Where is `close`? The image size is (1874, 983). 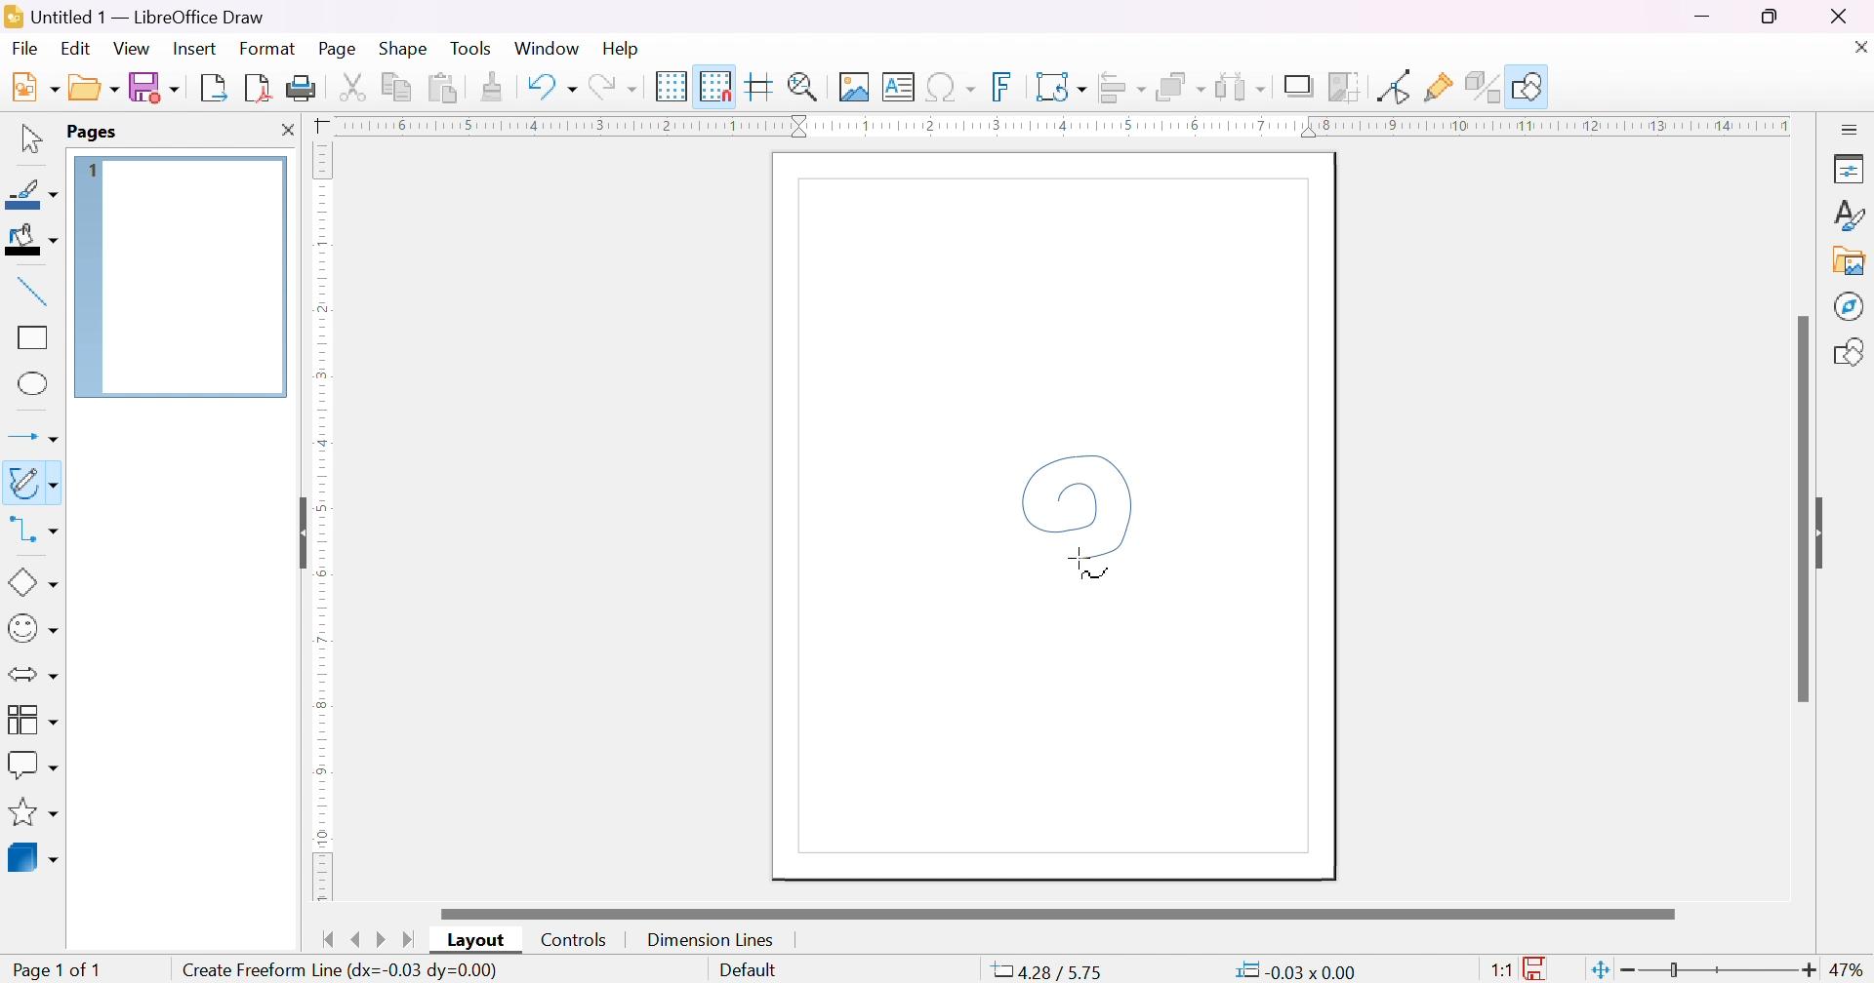 close is located at coordinates (288, 129).